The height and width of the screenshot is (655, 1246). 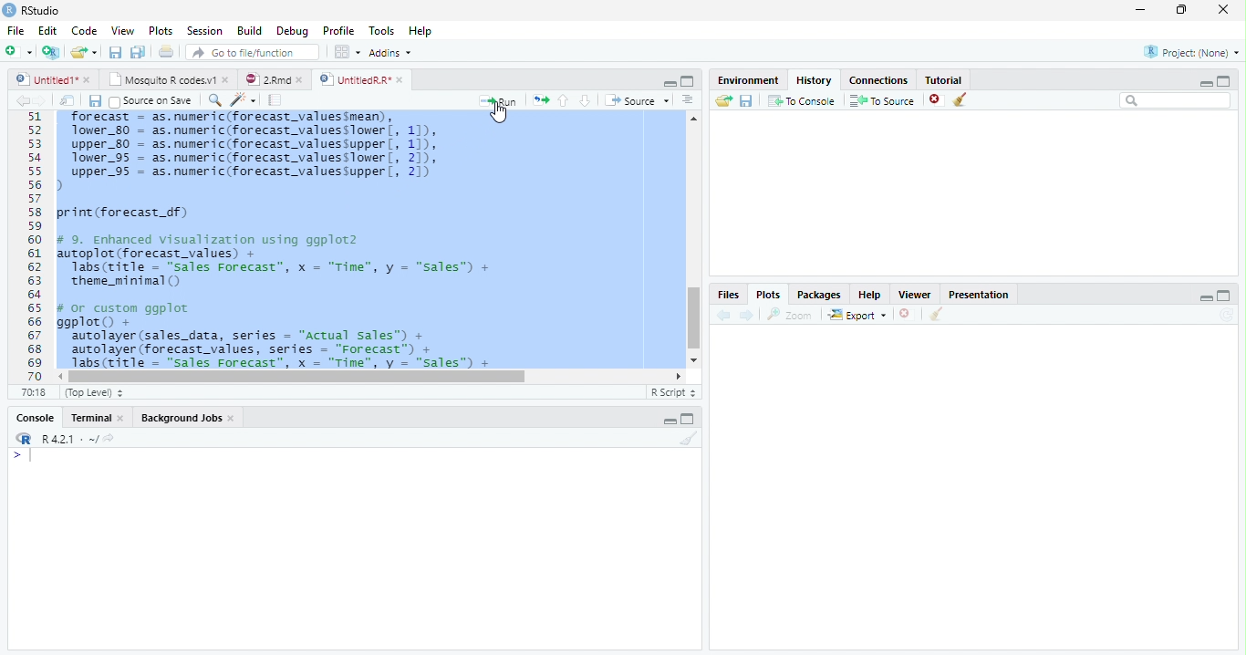 What do you see at coordinates (29, 245) in the screenshot?
I see `Row number` at bounding box center [29, 245].